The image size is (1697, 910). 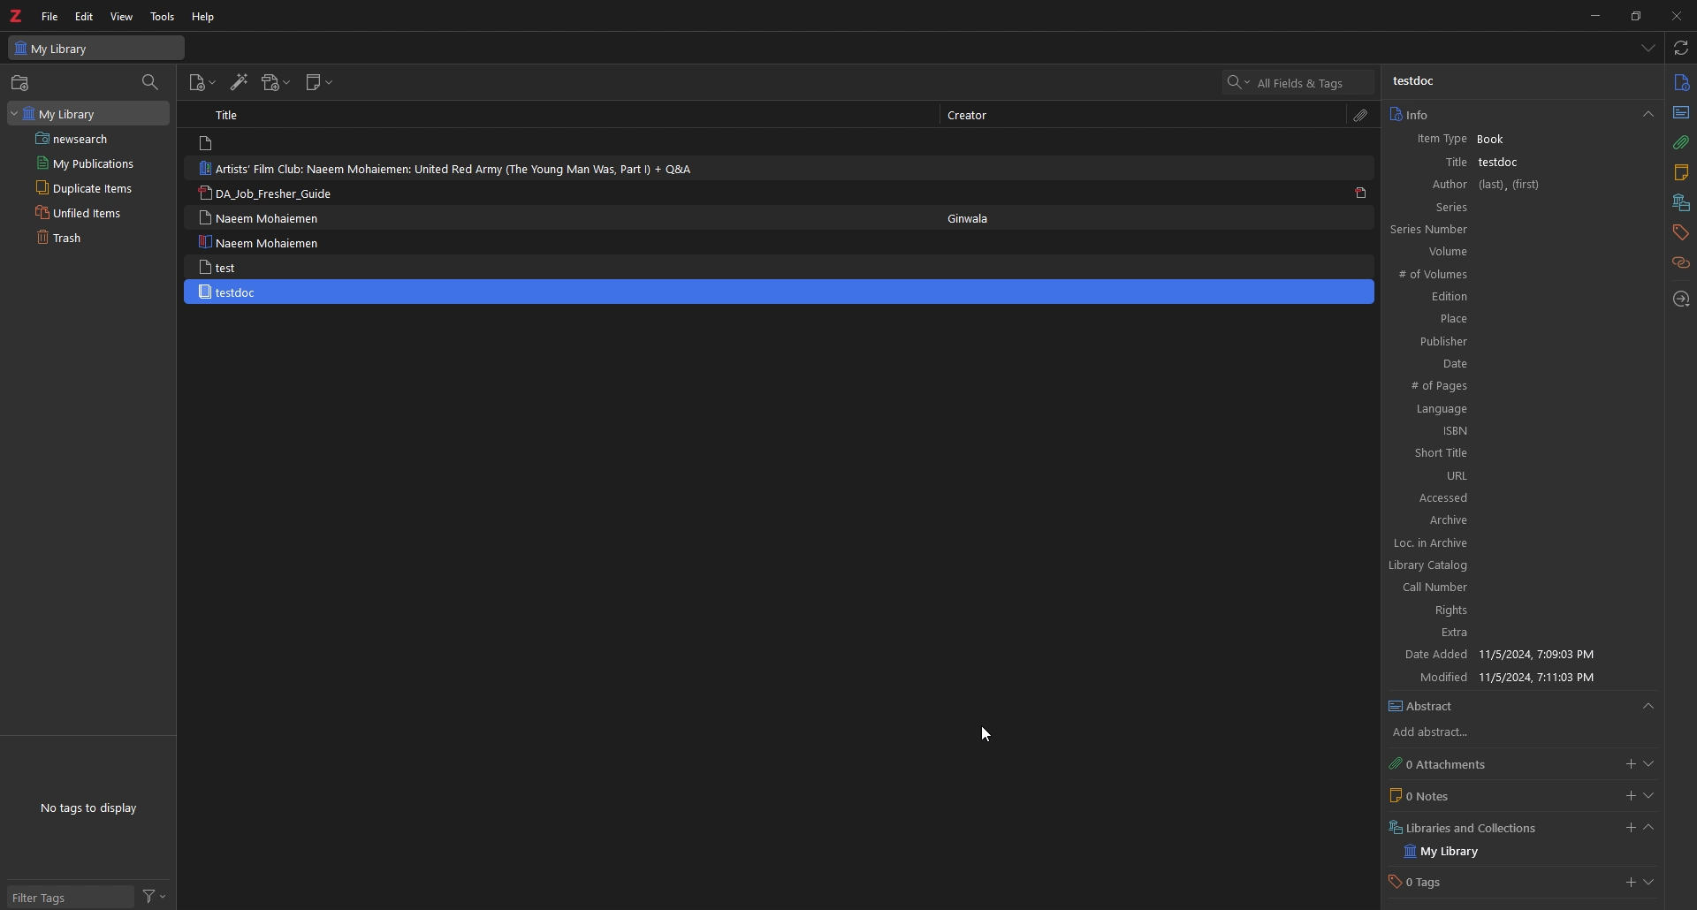 What do you see at coordinates (1518, 521) in the screenshot?
I see `Archive` at bounding box center [1518, 521].